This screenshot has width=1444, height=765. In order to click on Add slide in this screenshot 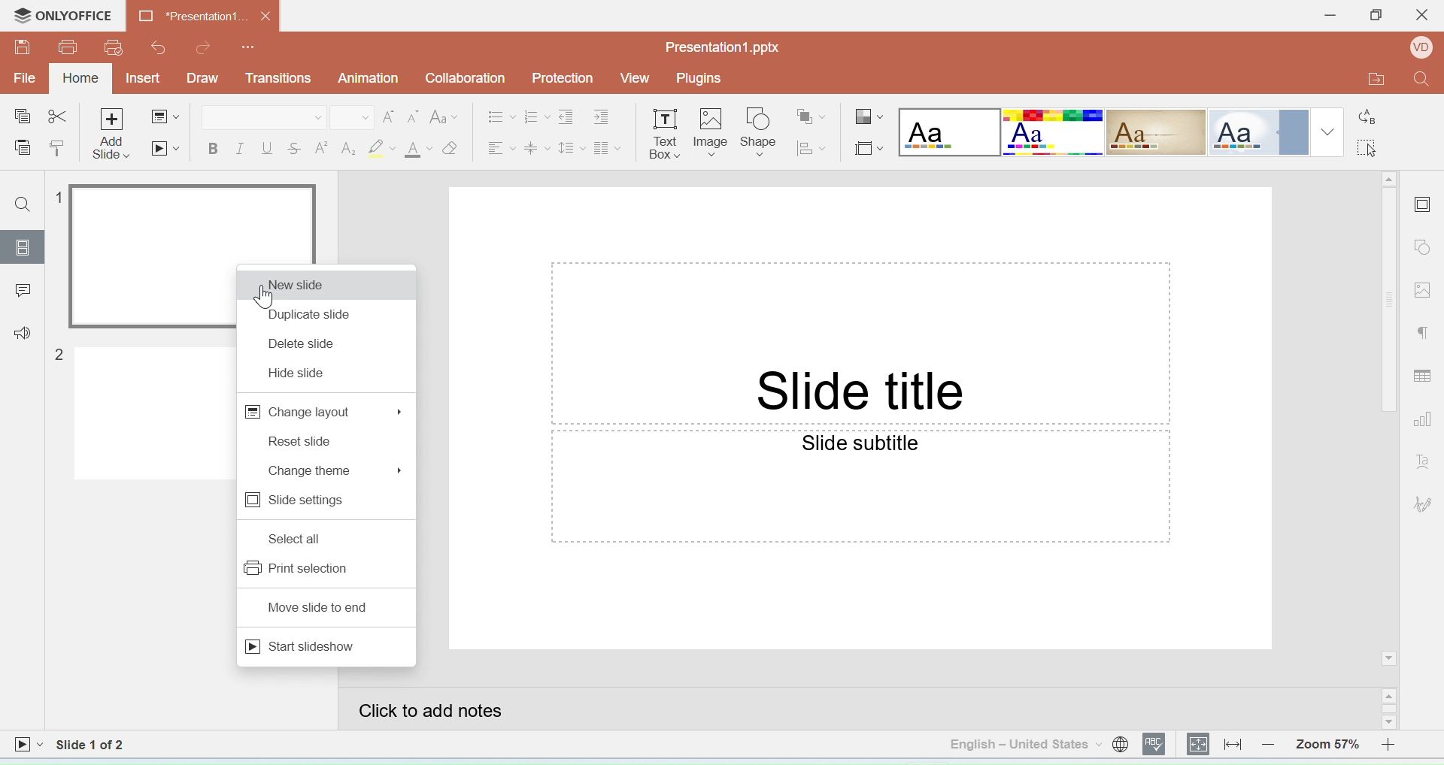, I will do `click(114, 135)`.